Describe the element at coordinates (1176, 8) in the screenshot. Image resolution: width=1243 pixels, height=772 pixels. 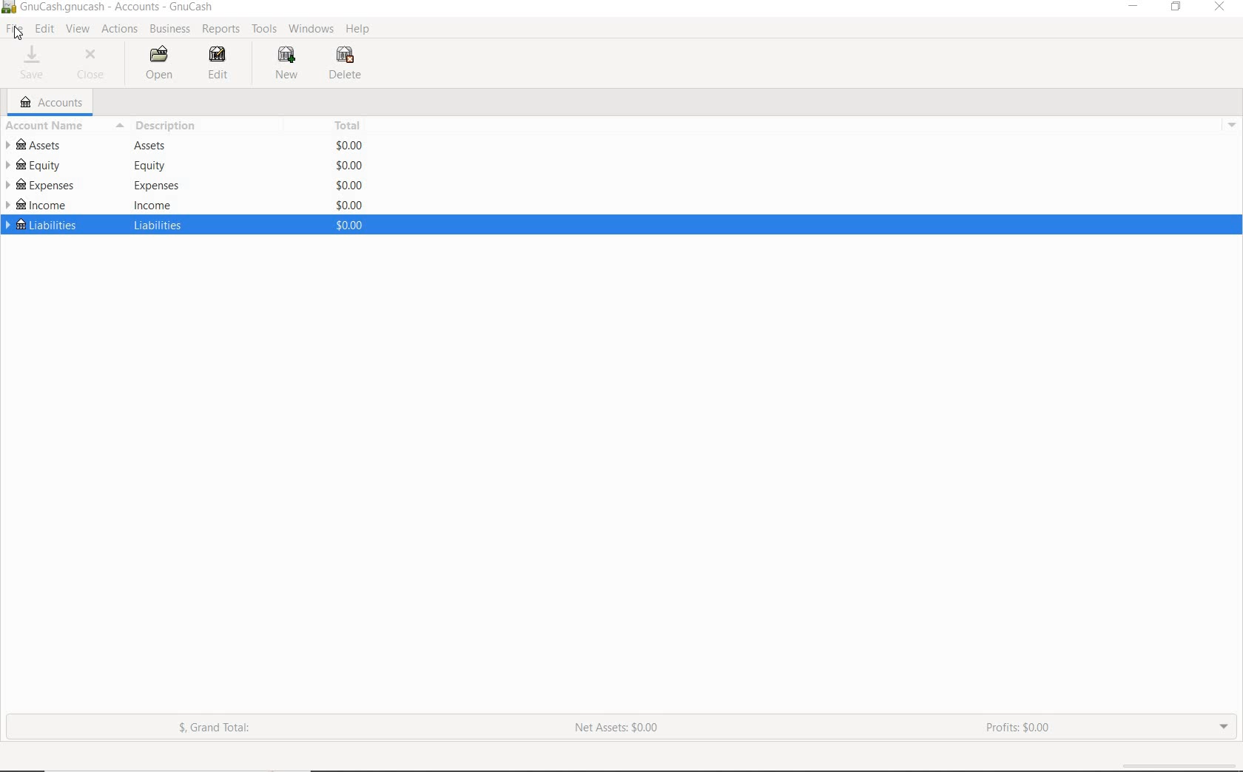
I see `RESTORE DOWN` at that location.